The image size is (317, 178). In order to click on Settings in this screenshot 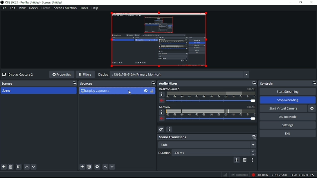, I will do `click(288, 125)`.